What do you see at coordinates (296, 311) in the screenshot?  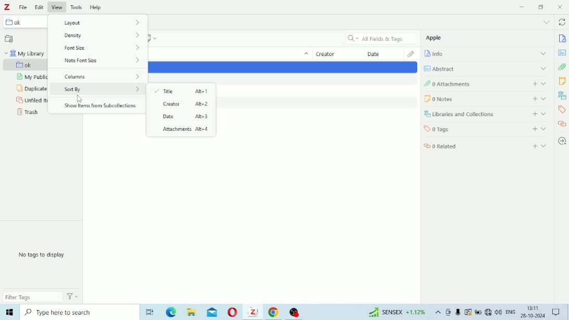 I see `App` at bounding box center [296, 311].